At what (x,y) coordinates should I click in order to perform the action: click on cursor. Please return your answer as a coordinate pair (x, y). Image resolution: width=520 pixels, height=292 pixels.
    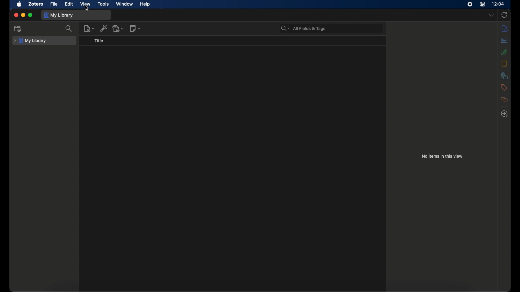
    Looking at the image, I should click on (87, 9).